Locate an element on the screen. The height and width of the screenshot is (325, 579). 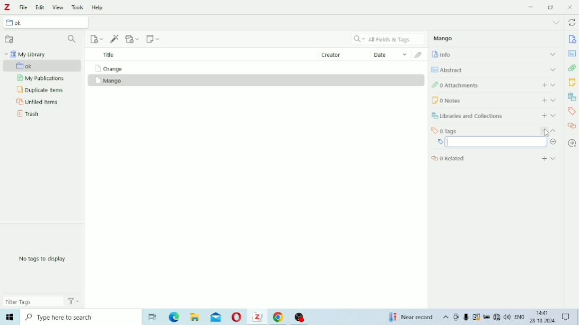
Filter Tags is located at coordinates (31, 302).